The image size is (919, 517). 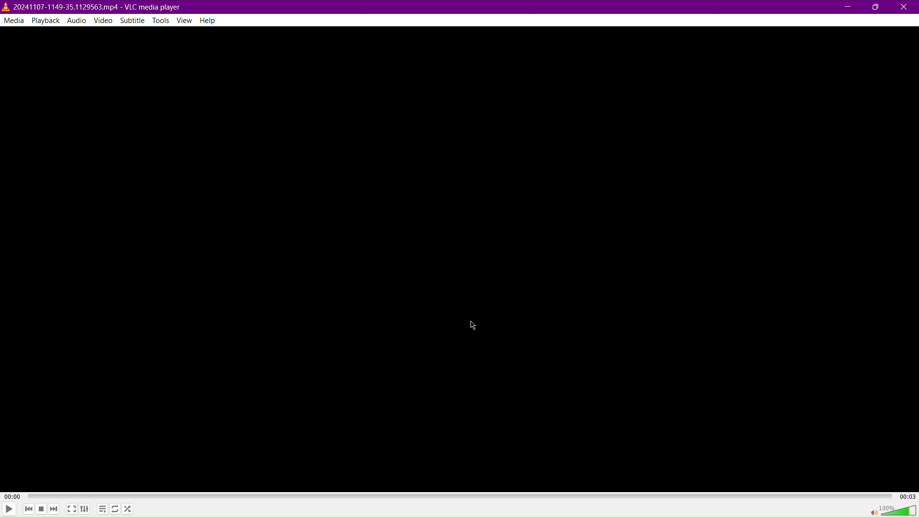 I want to click on 2024107-1149-35.1129563.mp4 - VLC media player, so click(x=92, y=6).